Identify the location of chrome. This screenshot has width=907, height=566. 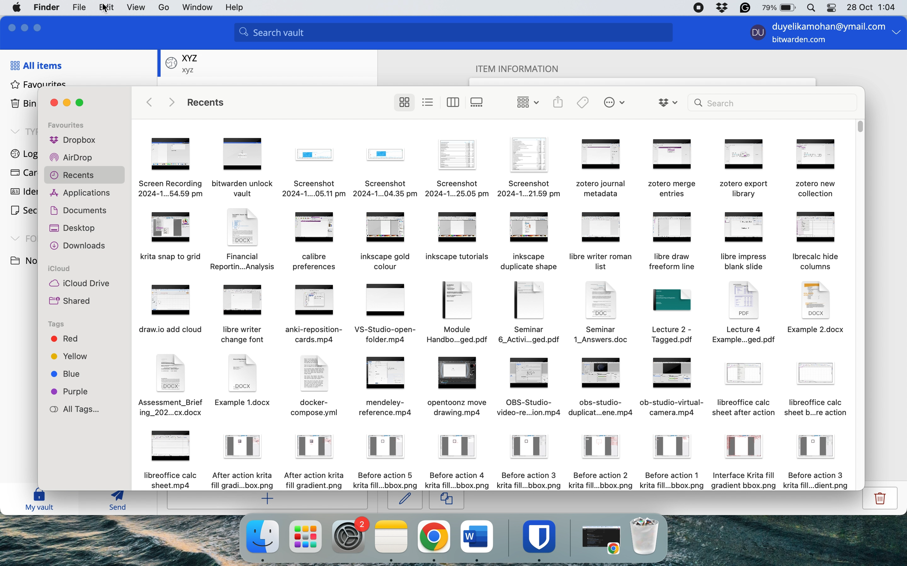
(434, 537).